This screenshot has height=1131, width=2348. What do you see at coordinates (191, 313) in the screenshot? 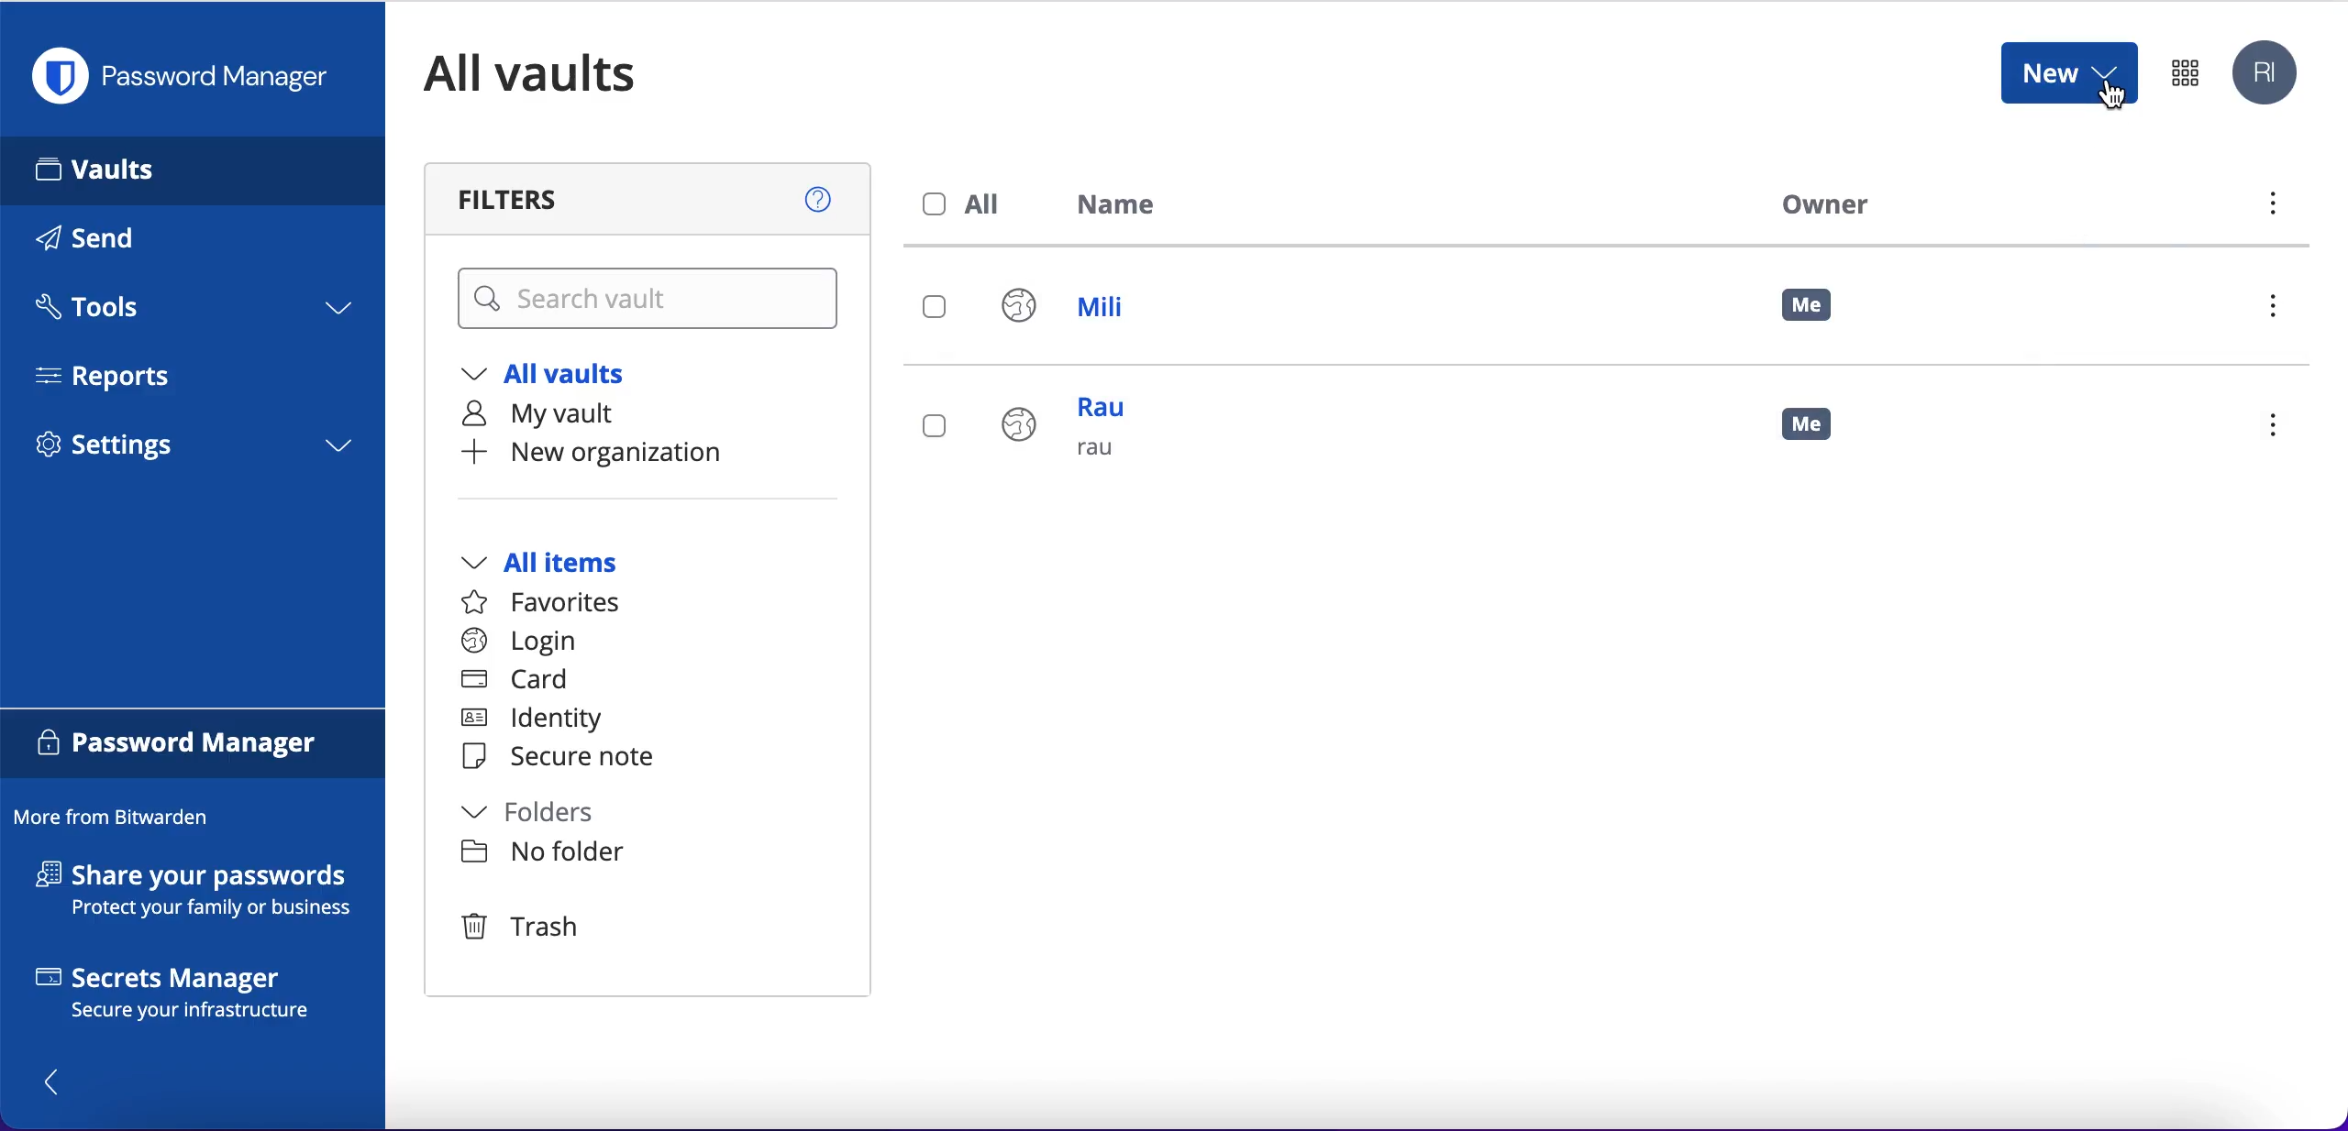
I see `tools` at bounding box center [191, 313].